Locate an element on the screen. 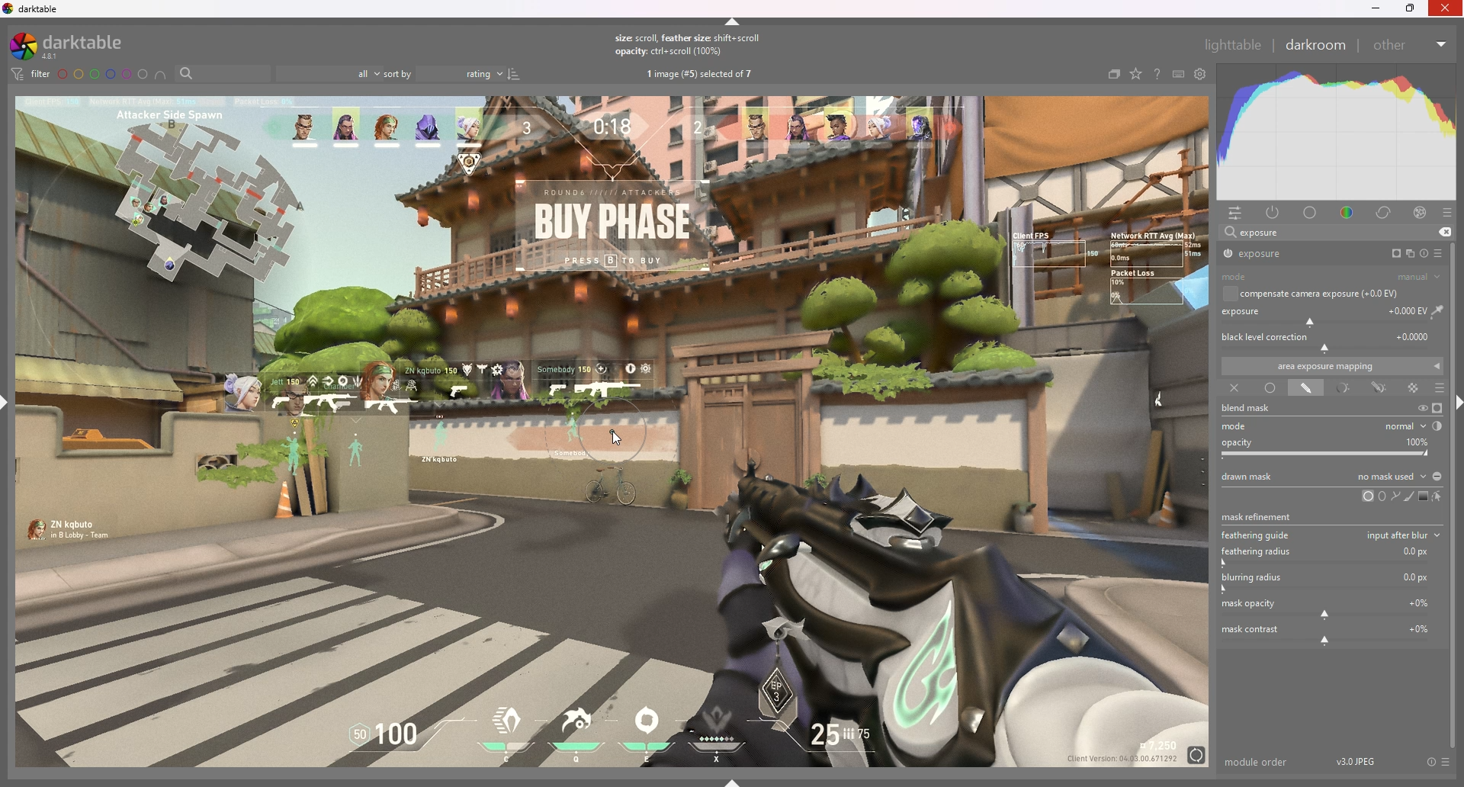  quick access panel is located at coordinates (1238, 214).